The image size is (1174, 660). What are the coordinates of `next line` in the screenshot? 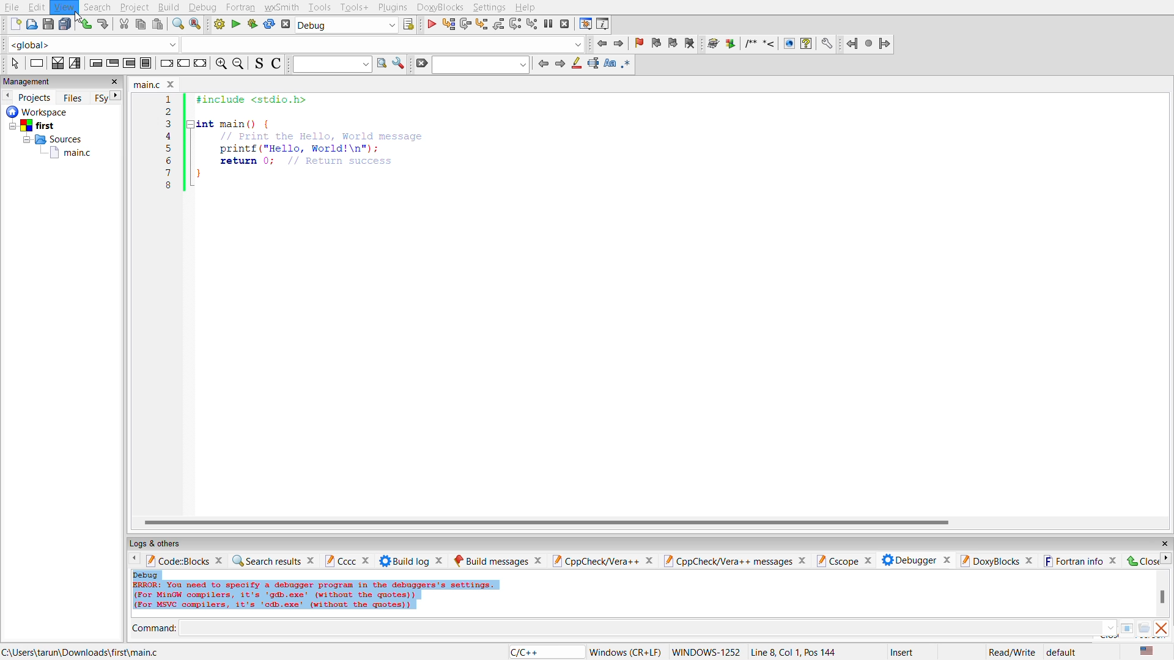 It's located at (465, 25).